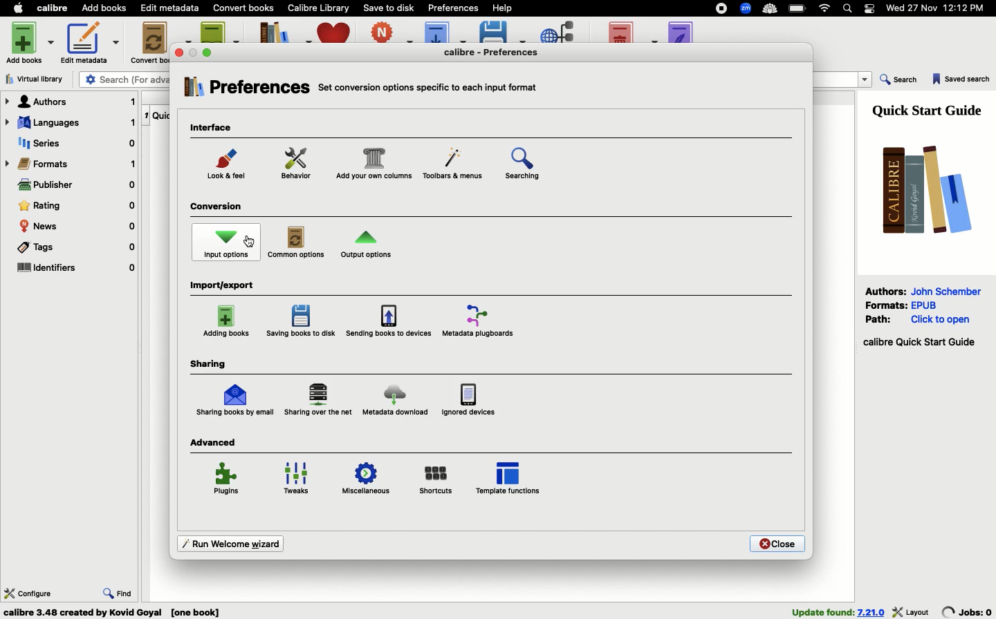 The image size is (996, 619). Describe the element at coordinates (468, 399) in the screenshot. I see `Ignored devices` at that location.